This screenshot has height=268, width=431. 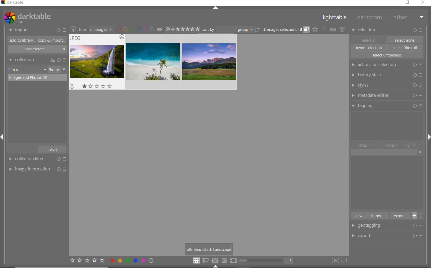 I want to click on toggle focus-peaking mode, so click(x=334, y=260).